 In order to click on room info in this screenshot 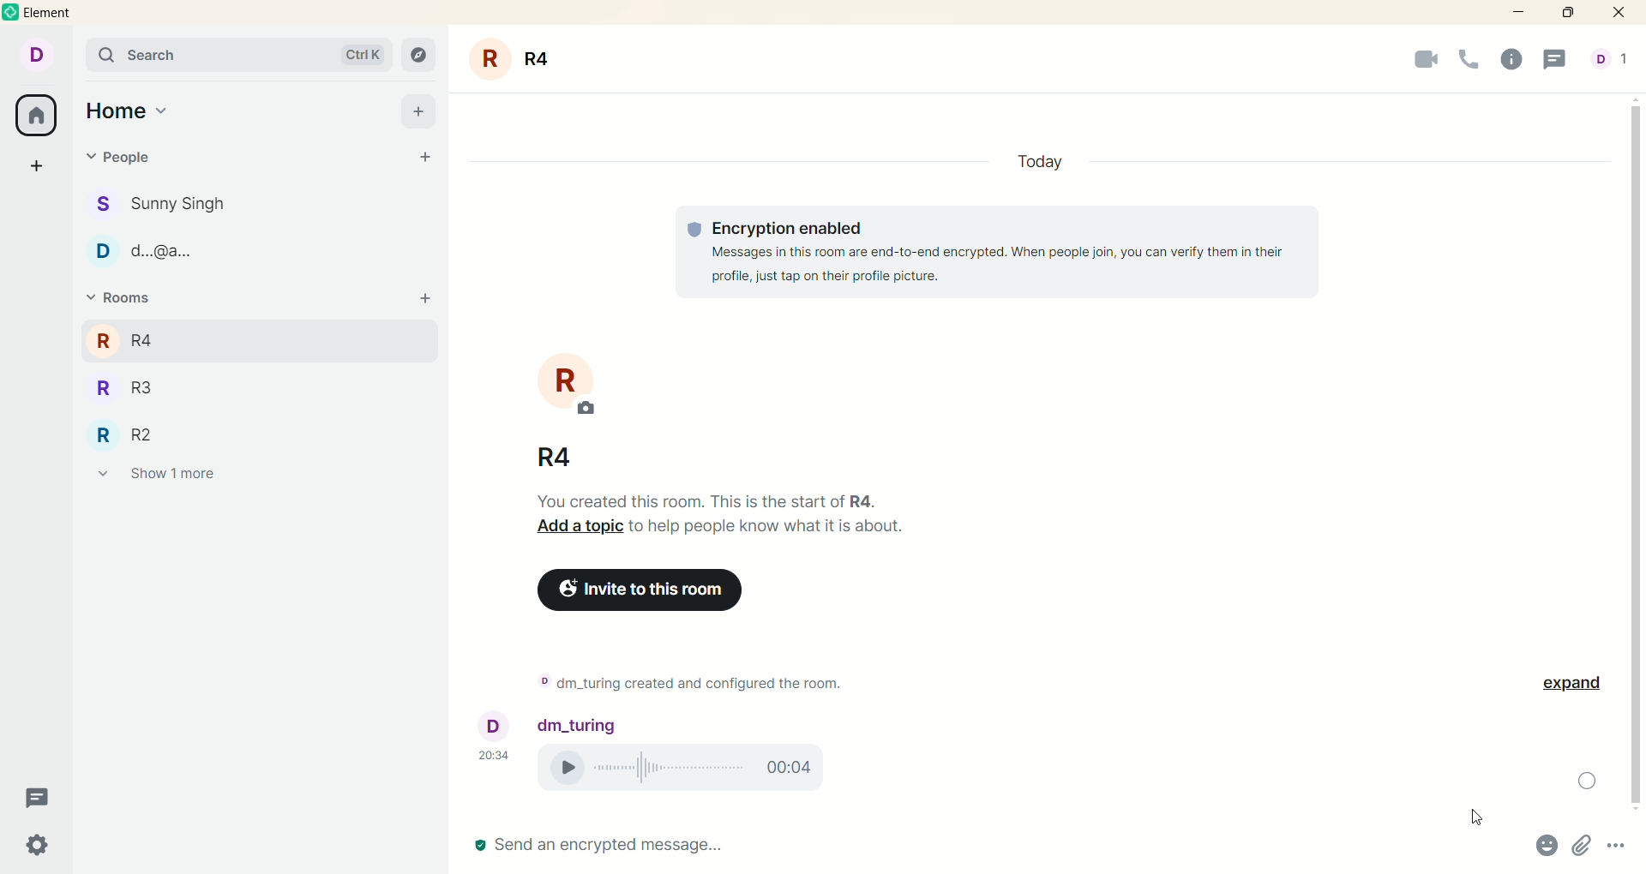, I will do `click(1516, 61)`.